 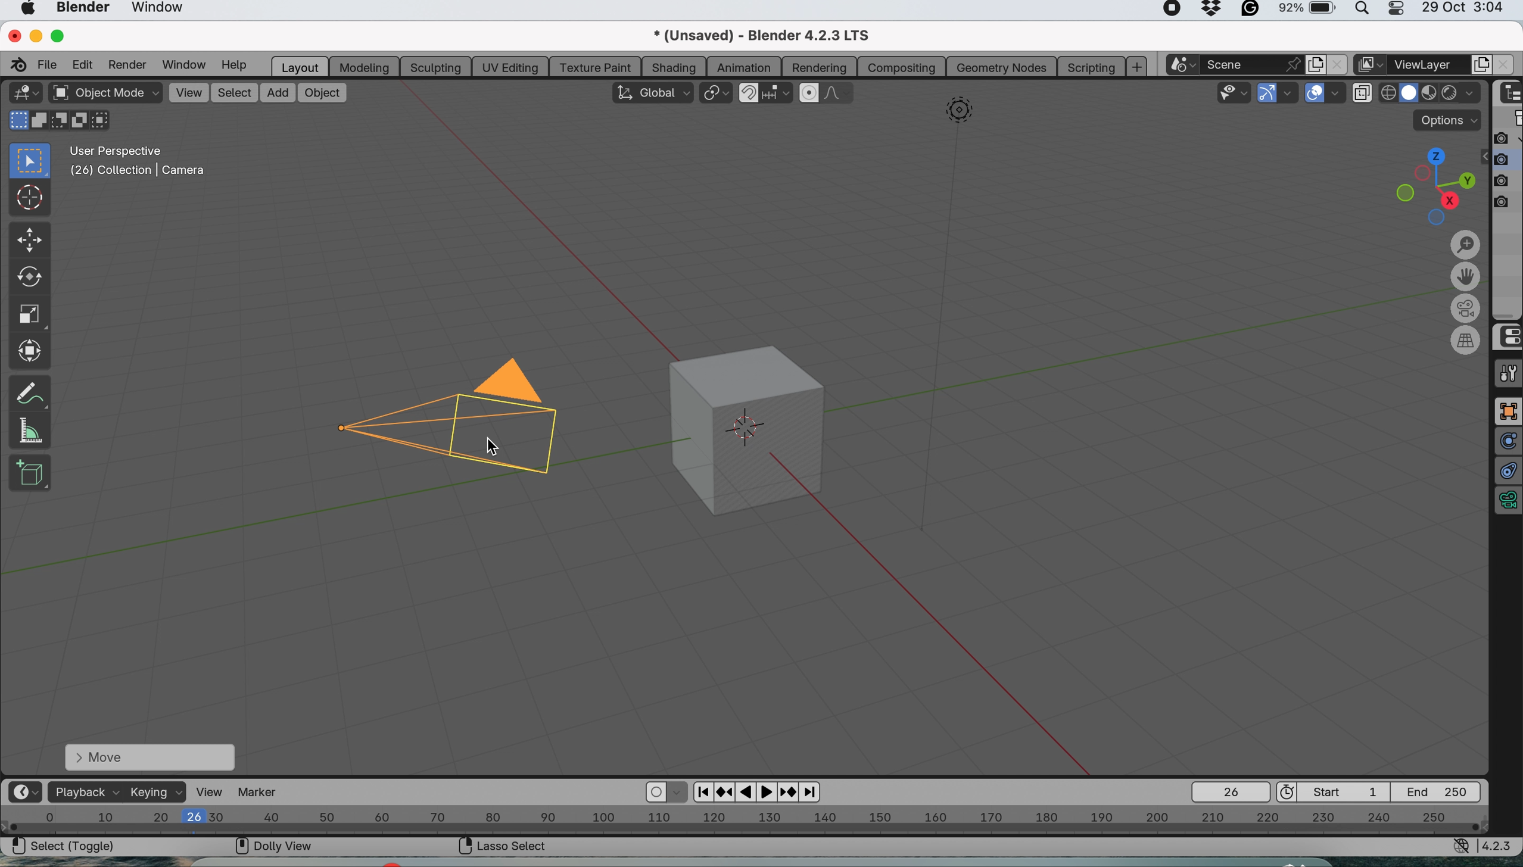 What do you see at coordinates (745, 67) in the screenshot?
I see `animation` at bounding box center [745, 67].